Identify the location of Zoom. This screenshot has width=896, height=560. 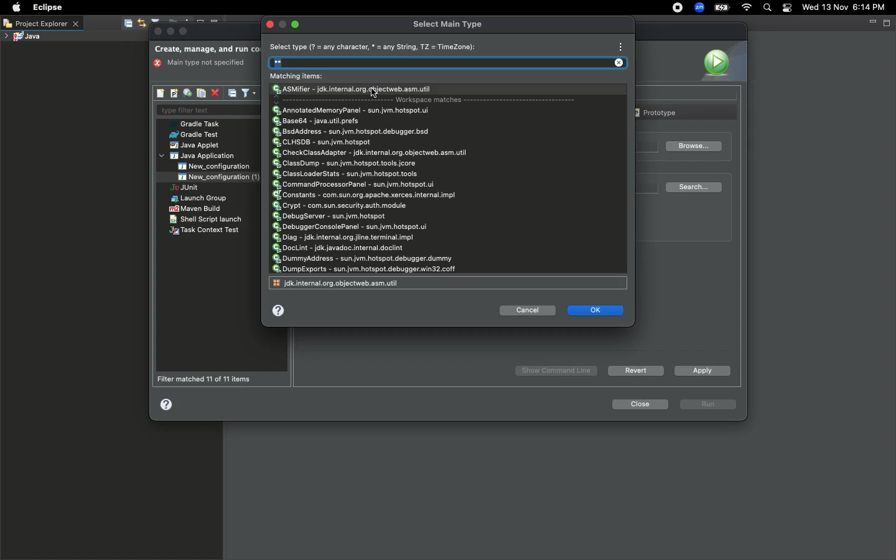
(698, 9).